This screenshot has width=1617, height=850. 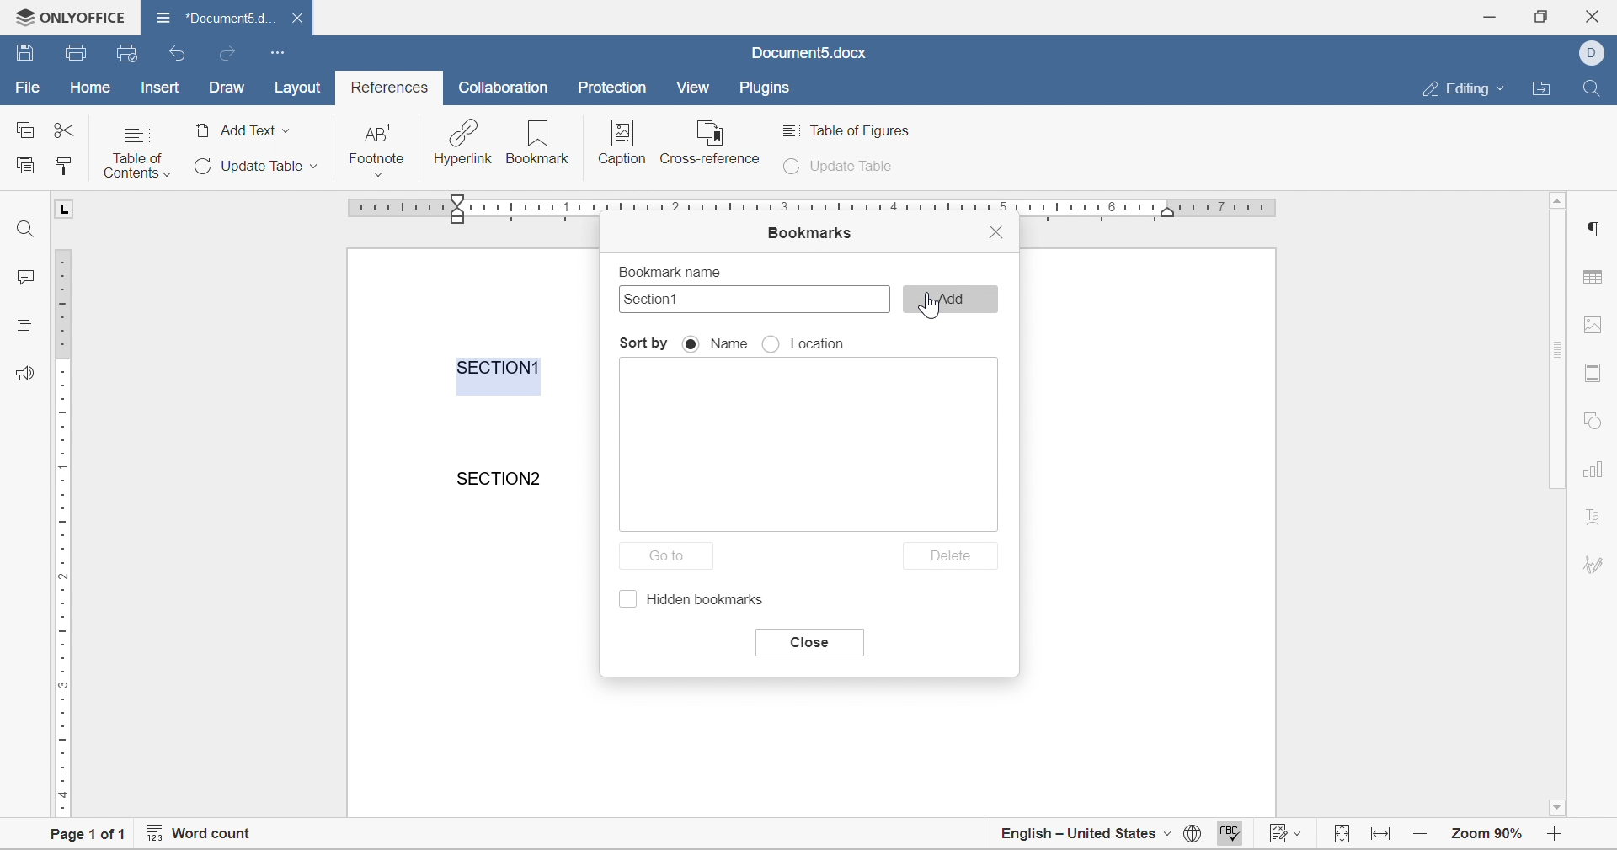 What do you see at coordinates (303, 88) in the screenshot?
I see `layout` at bounding box center [303, 88].